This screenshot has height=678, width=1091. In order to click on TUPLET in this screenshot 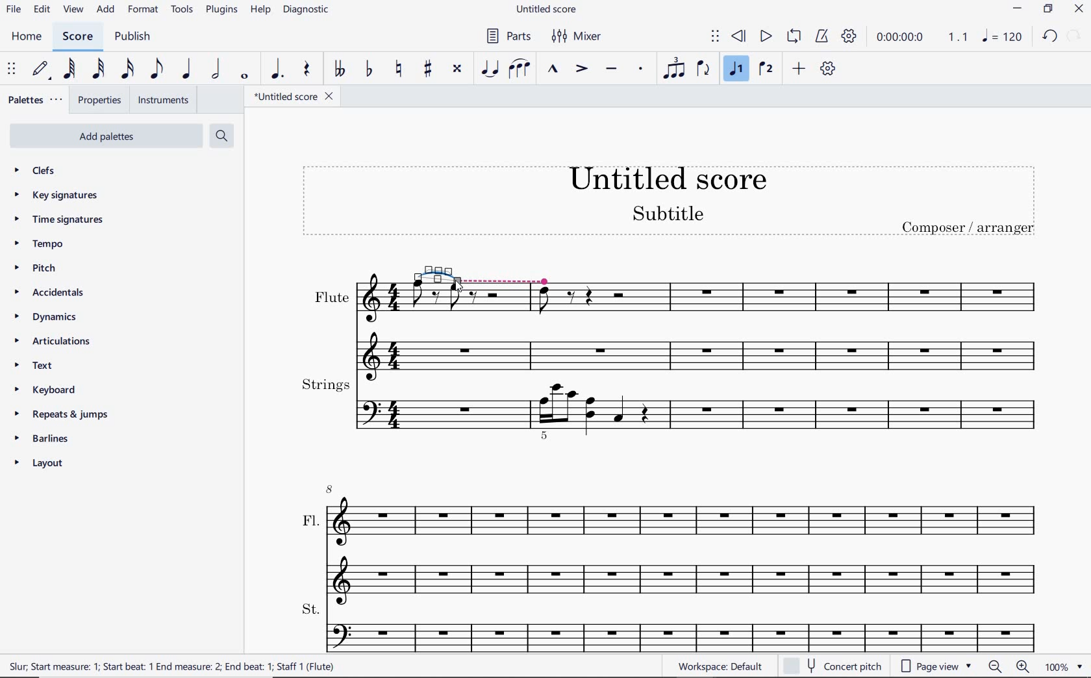, I will do `click(673, 70)`.